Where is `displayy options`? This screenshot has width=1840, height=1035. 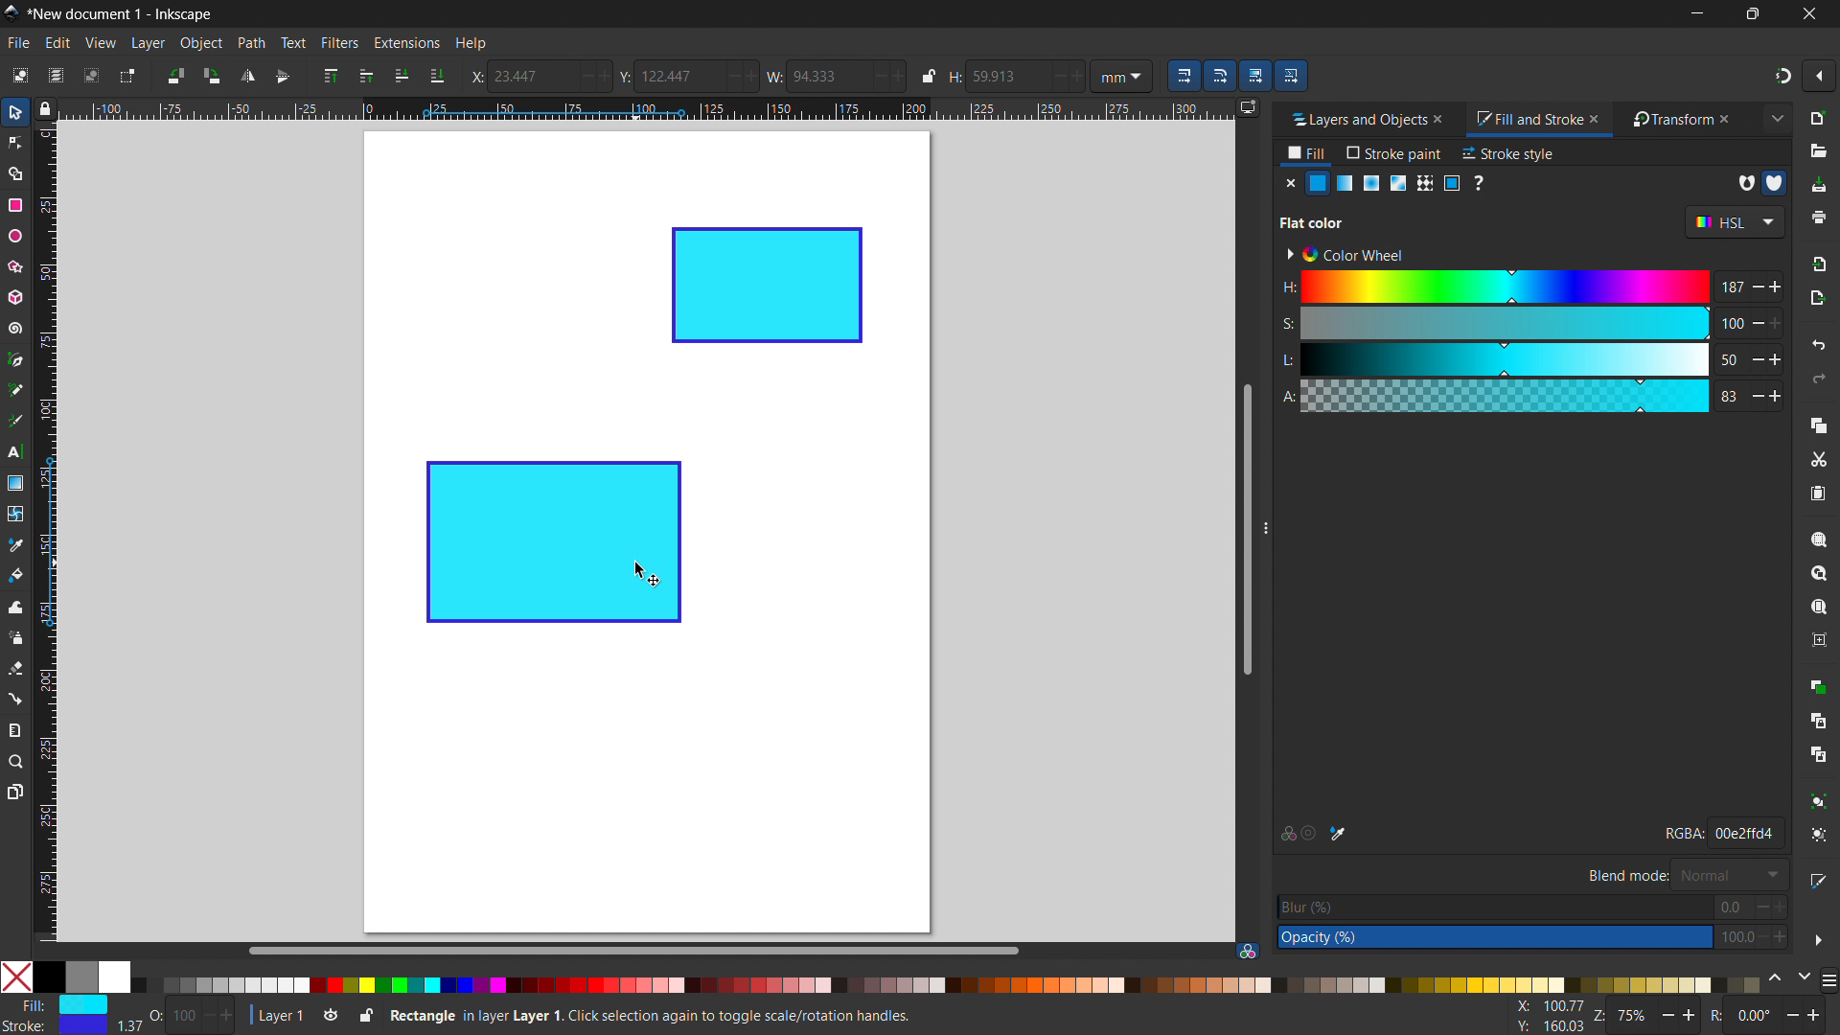
displayy options is located at coordinates (1247, 107).